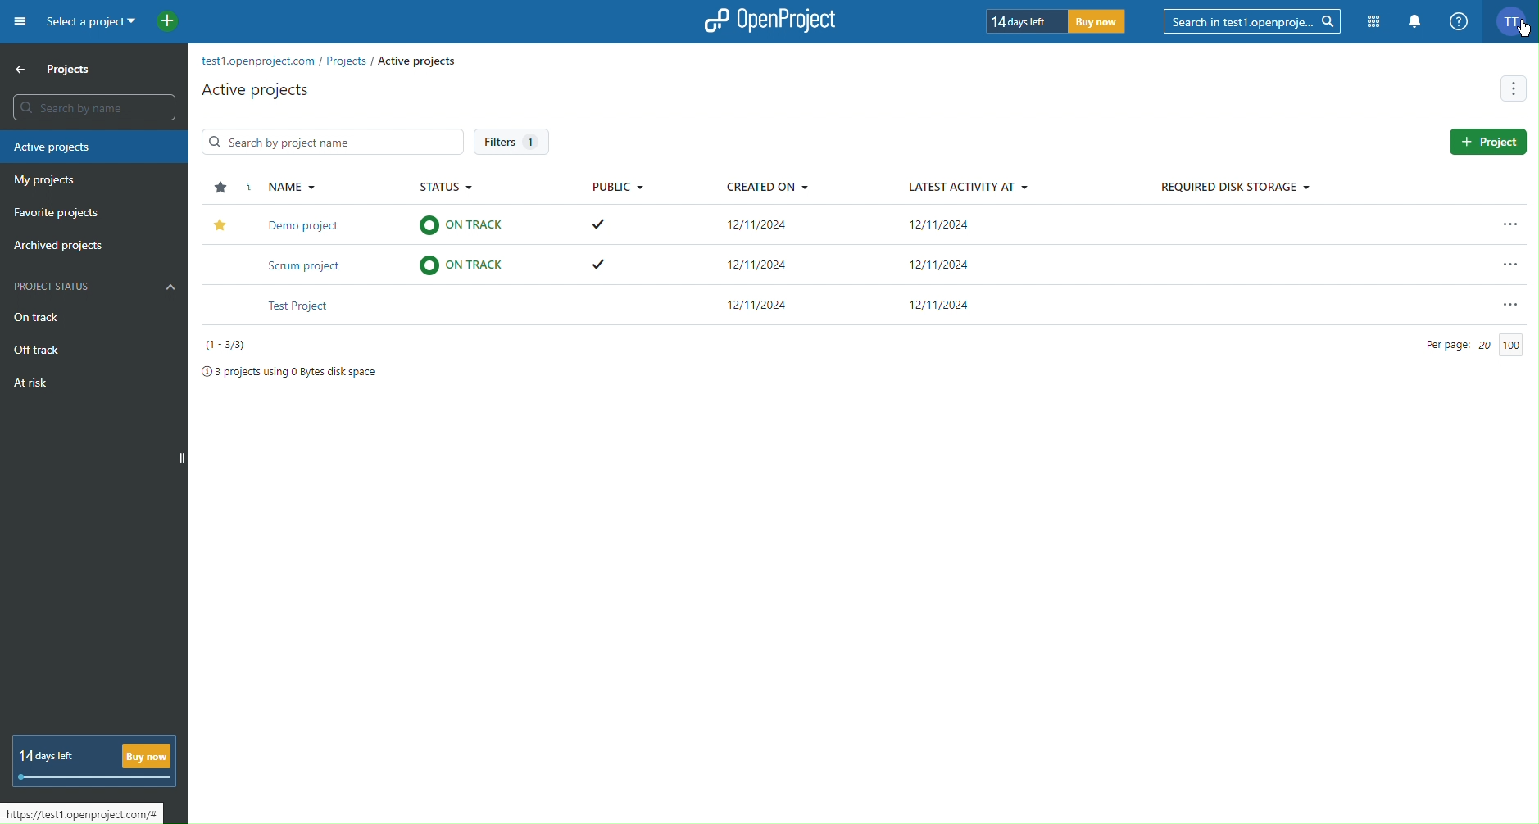 This screenshot has height=824, width=1539. I want to click on Numbers, so click(233, 345).